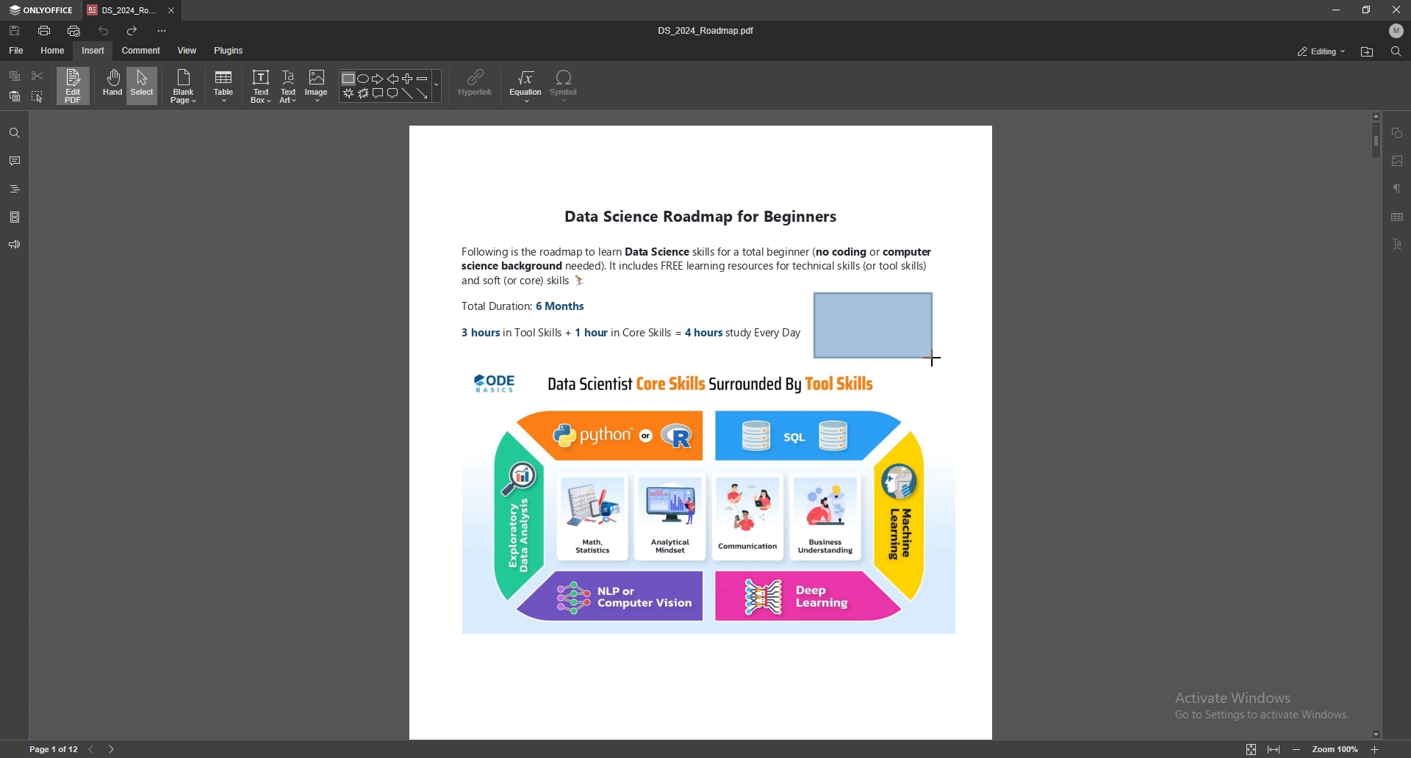 Image resolution: width=1411 pixels, height=758 pixels. What do you see at coordinates (1396, 9) in the screenshot?
I see `close` at bounding box center [1396, 9].